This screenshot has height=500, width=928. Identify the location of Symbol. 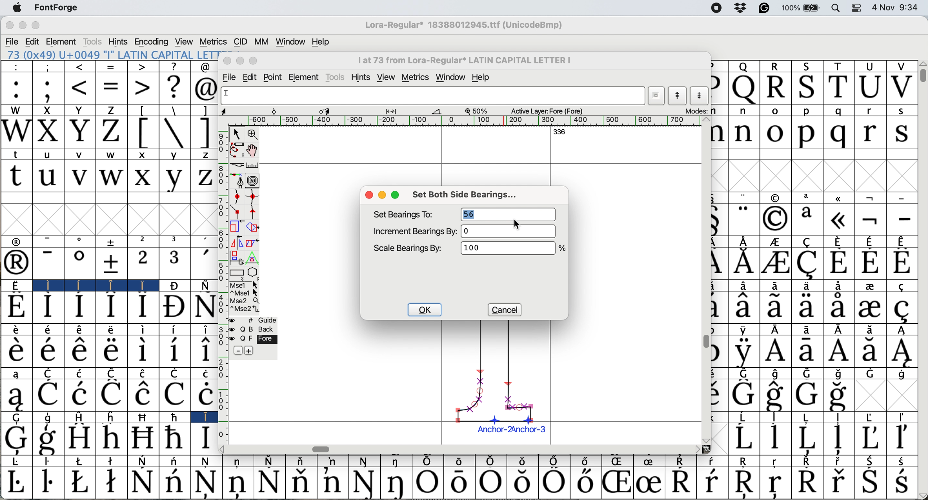
(48, 307).